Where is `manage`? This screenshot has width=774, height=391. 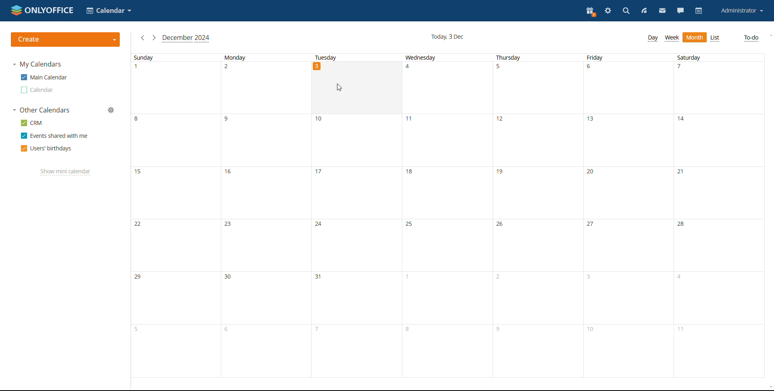 manage is located at coordinates (111, 110).